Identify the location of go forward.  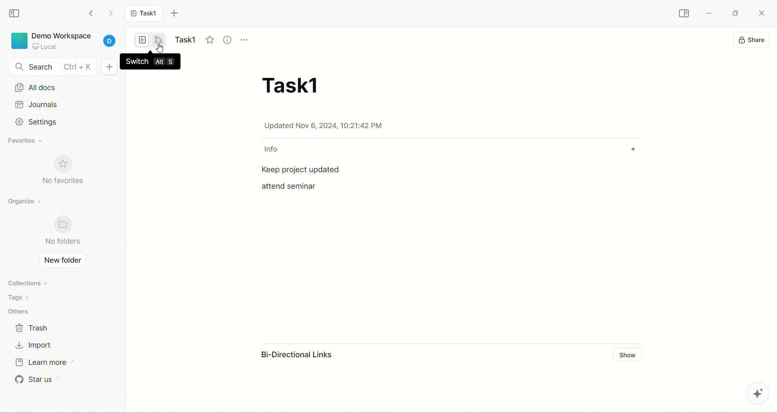
(110, 13).